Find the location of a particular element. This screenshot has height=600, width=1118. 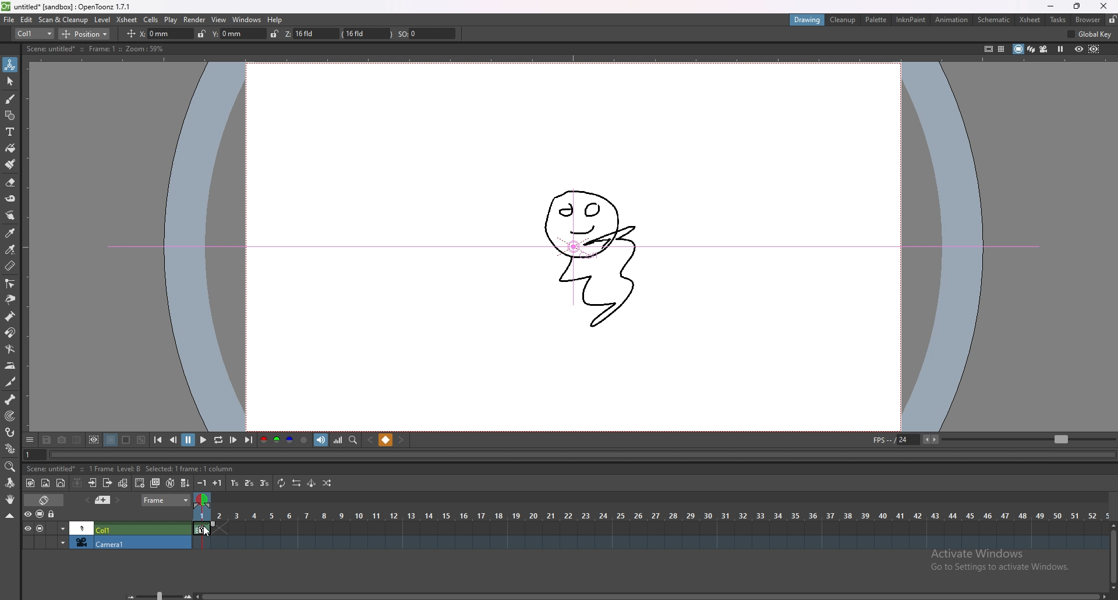

scan and cleanup is located at coordinates (63, 19).